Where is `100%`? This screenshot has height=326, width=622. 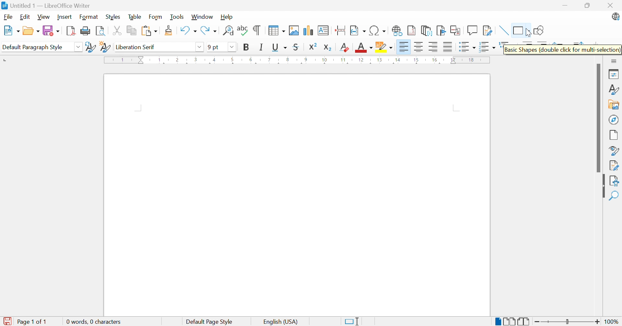
100% is located at coordinates (613, 322).